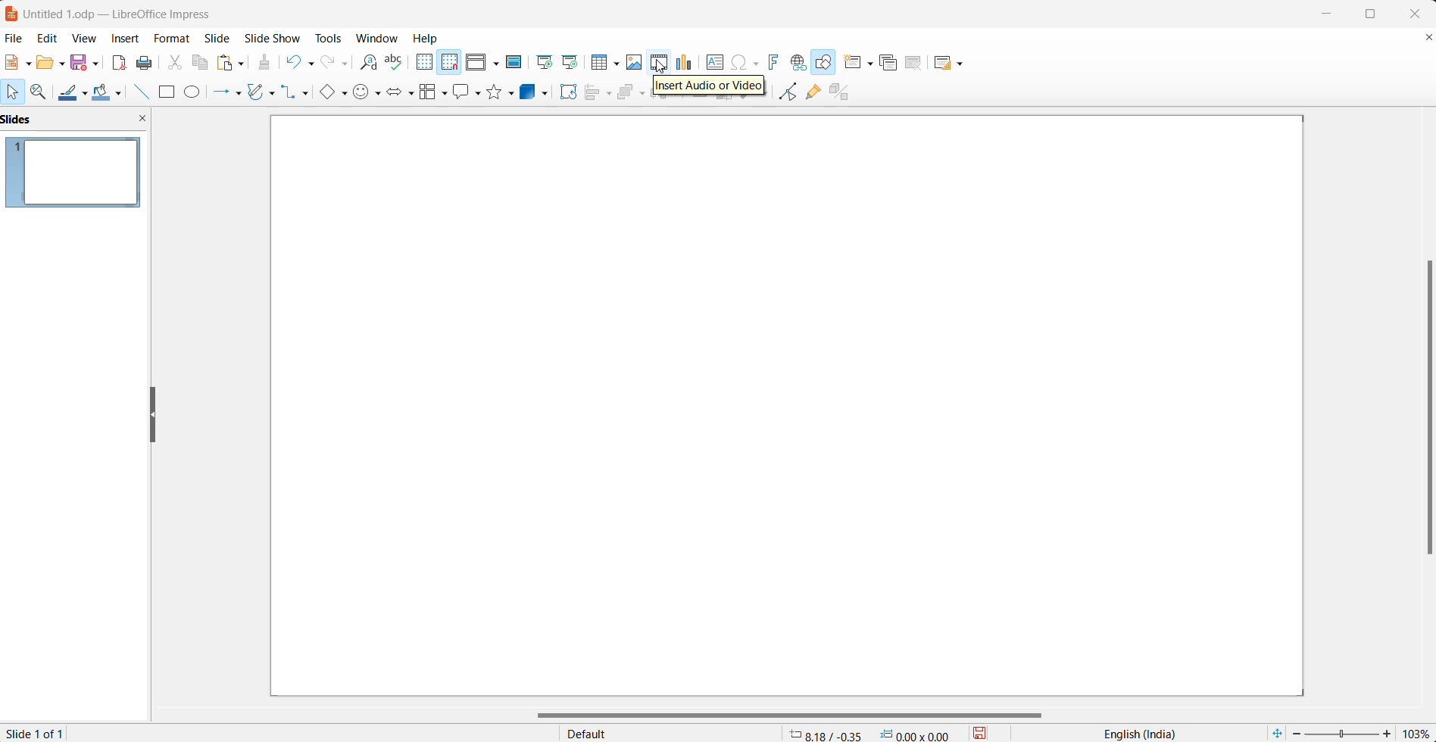  I want to click on display views, so click(476, 64).